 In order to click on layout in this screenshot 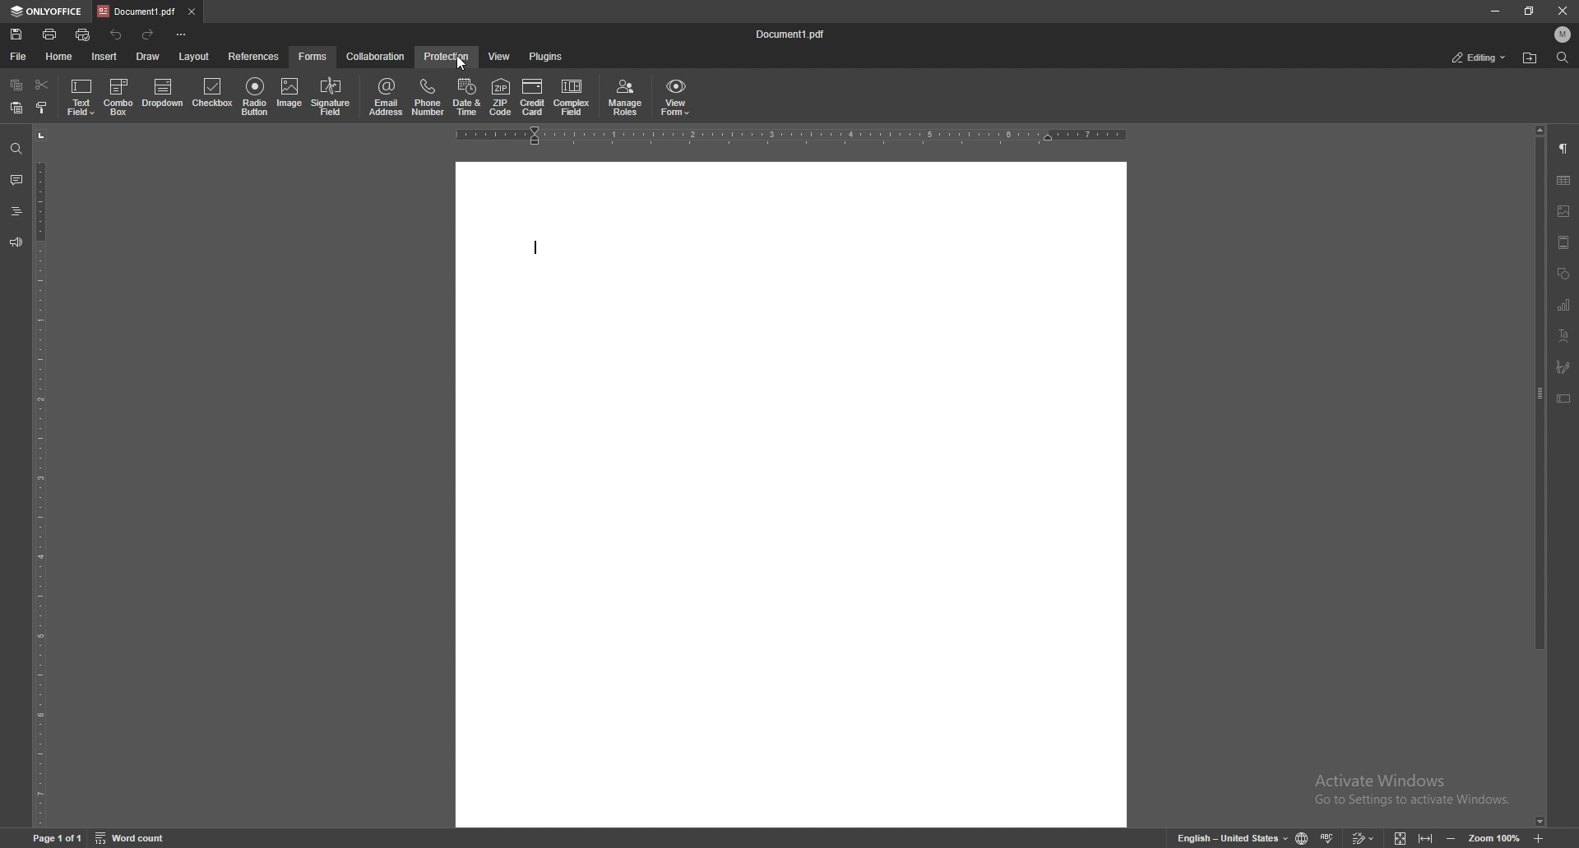, I will do `click(197, 57)`.